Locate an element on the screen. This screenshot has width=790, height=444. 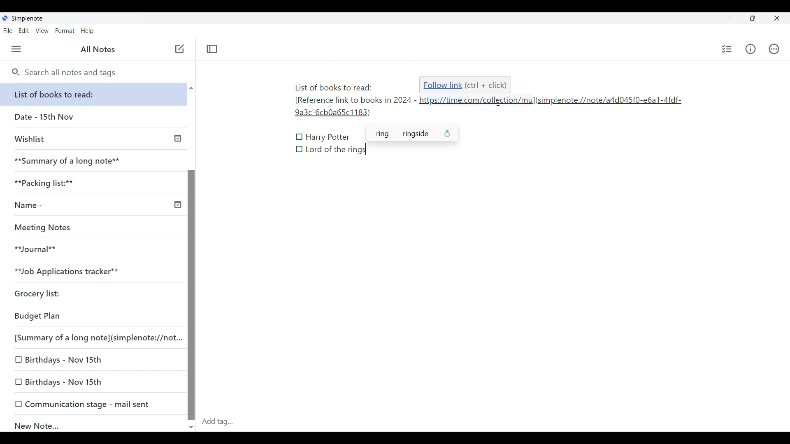
Close is located at coordinates (777, 18).